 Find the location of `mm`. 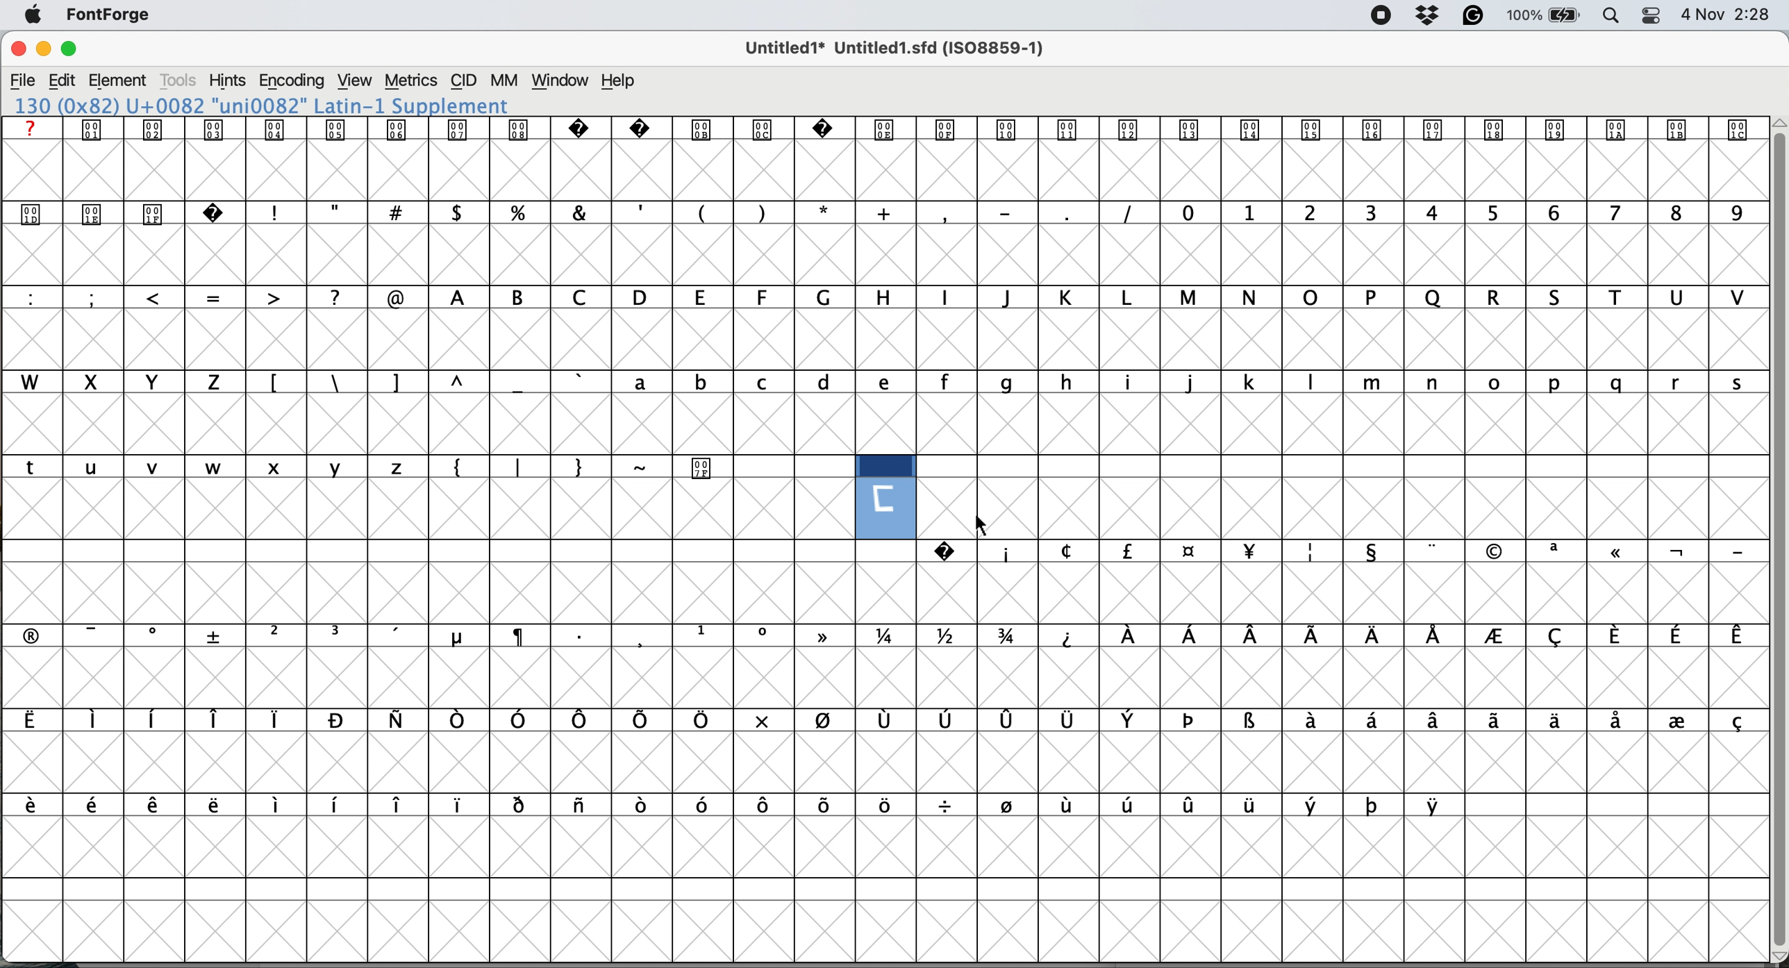

mm is located at coordinates (506, 81).